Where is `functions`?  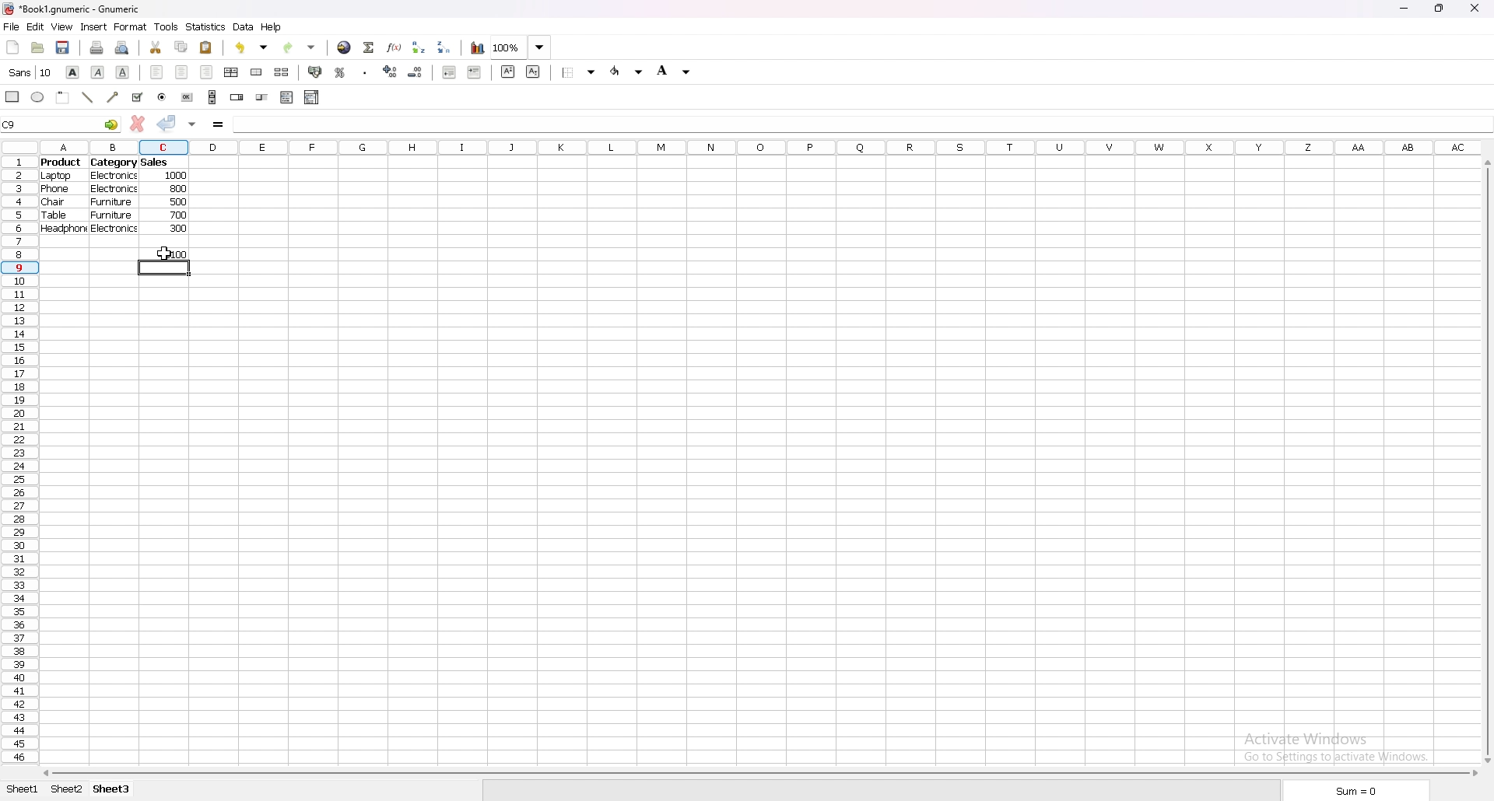 functions is located at coordinates (395, 47).